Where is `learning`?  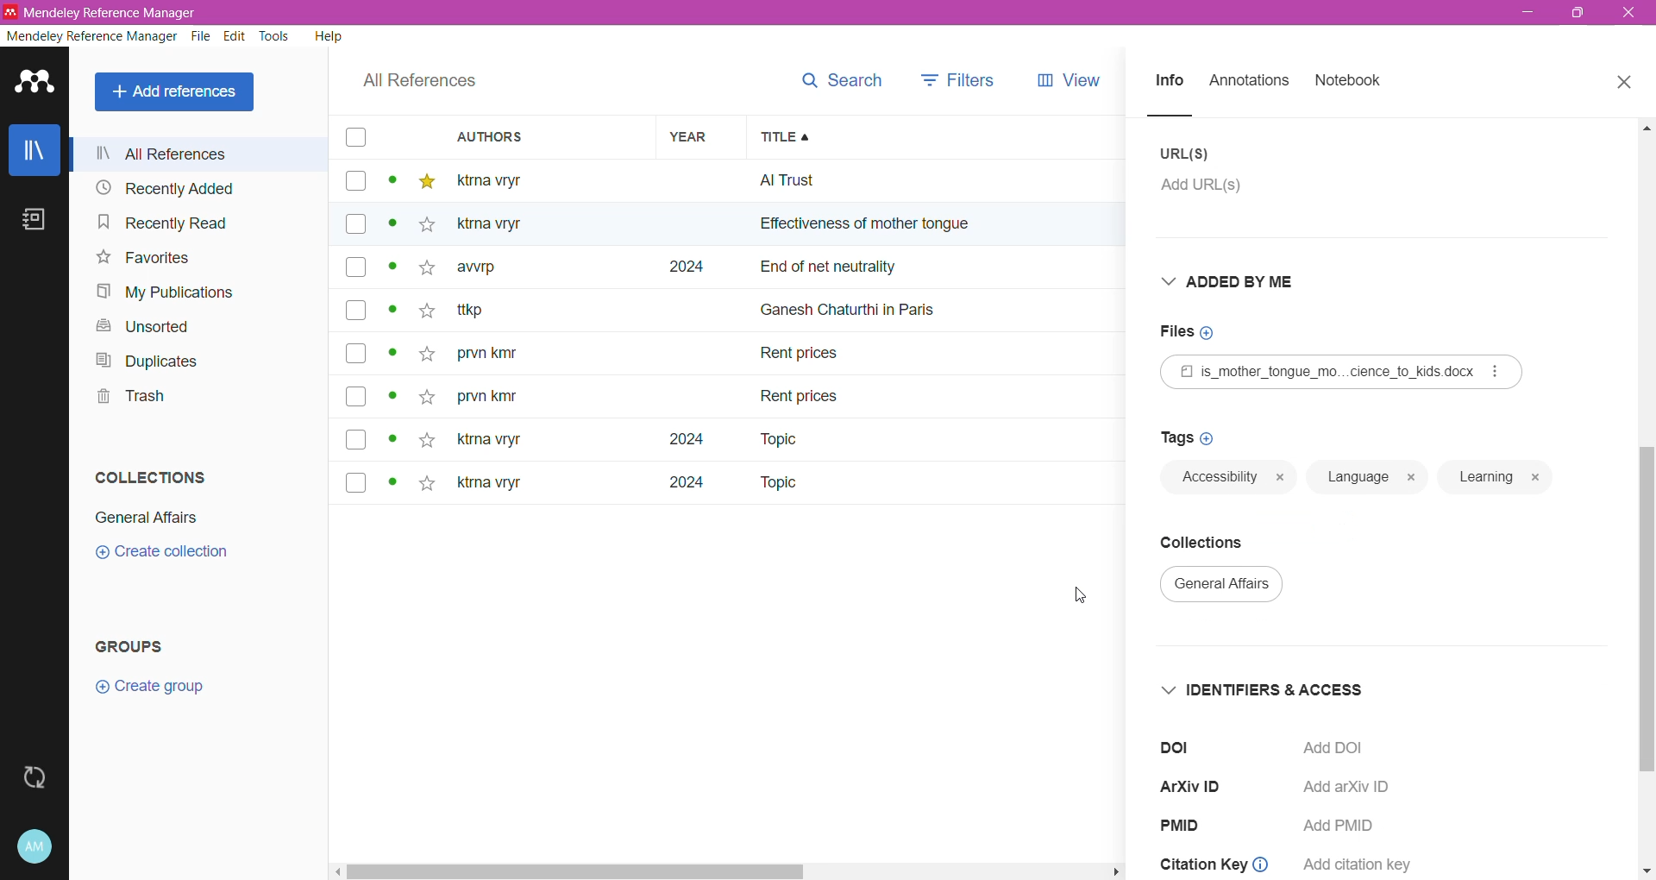
learning is located at coordinates (1477, 474).